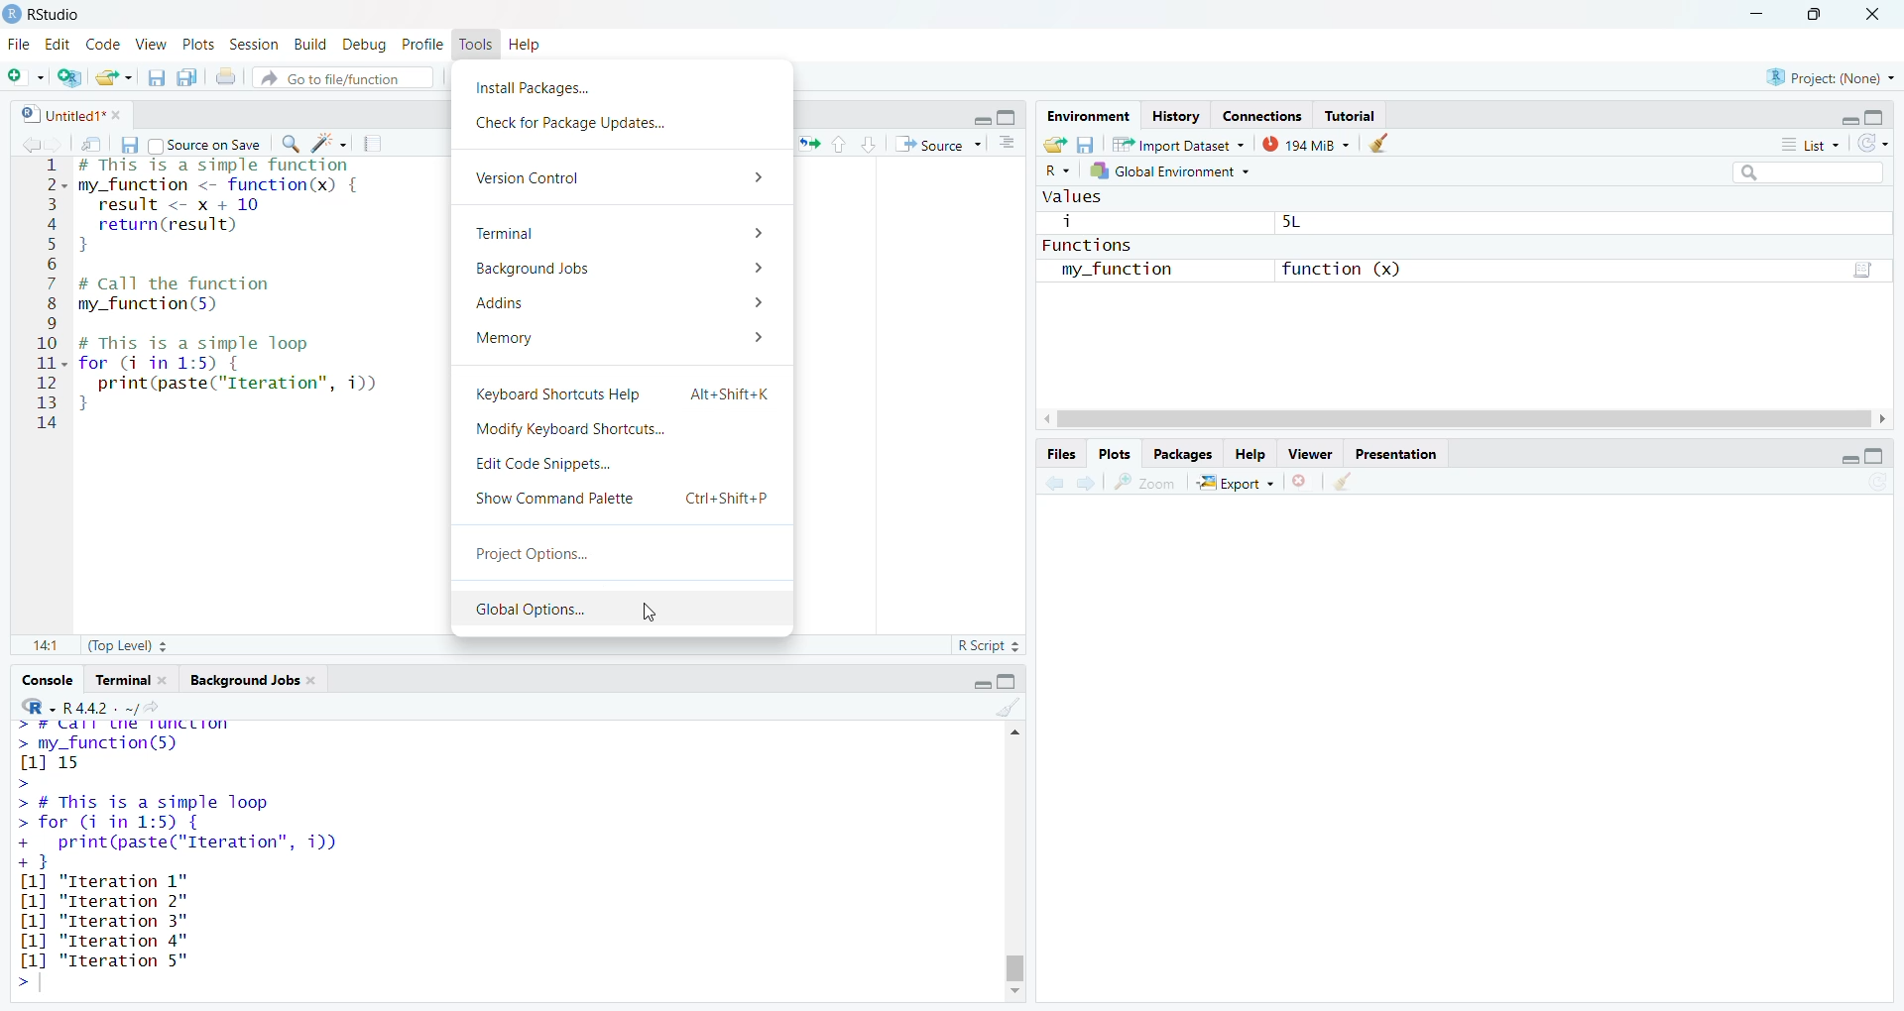 The width and height of the screenshot is (1904, 1011). What do you see at coordinates (871, 144) in the screenshot?
I see `go to next section/chunk` at bounding box center [871, 144].